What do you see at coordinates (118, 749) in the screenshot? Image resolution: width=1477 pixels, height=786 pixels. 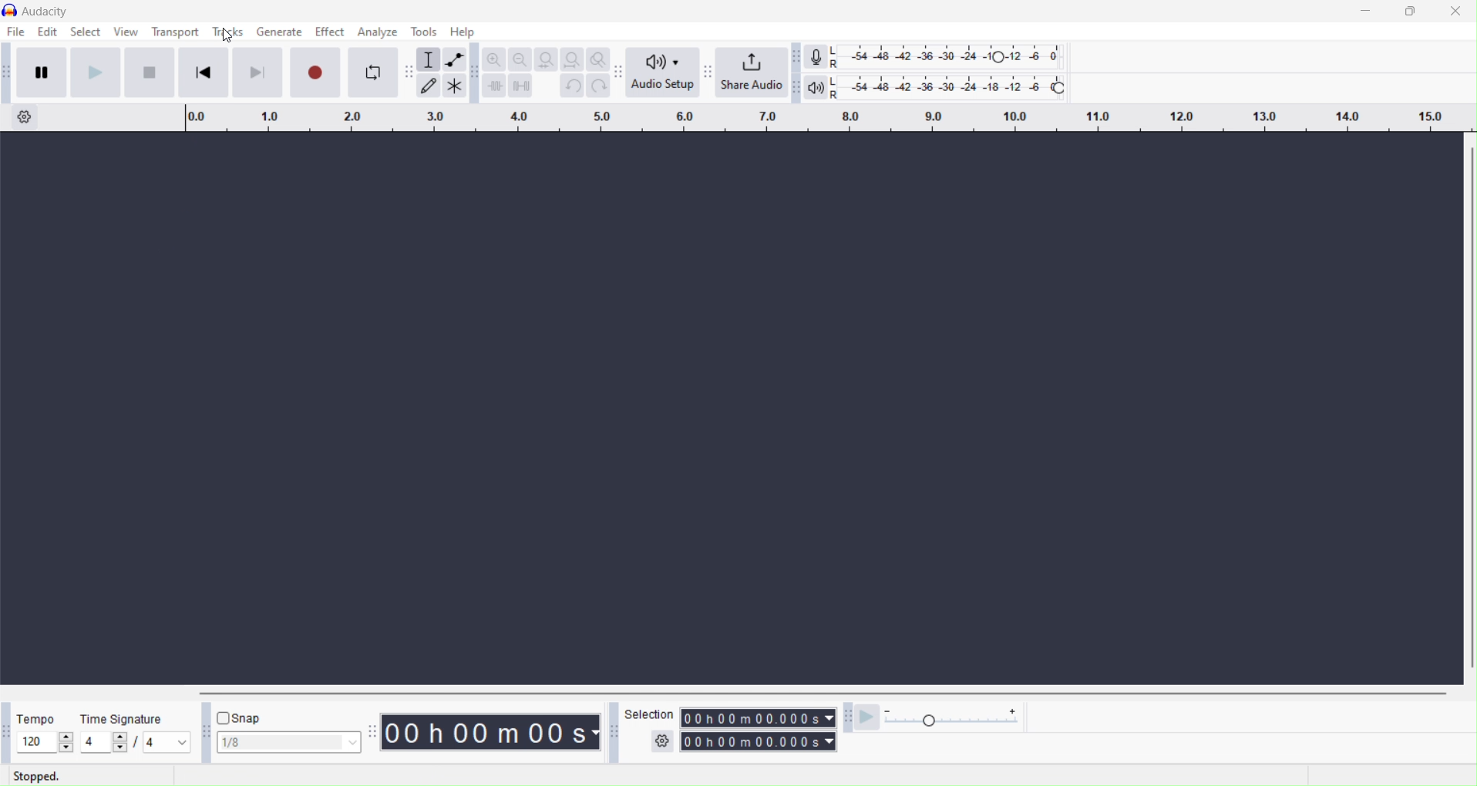 I see `decrease beat per measure` at bounding box center [118, 749].